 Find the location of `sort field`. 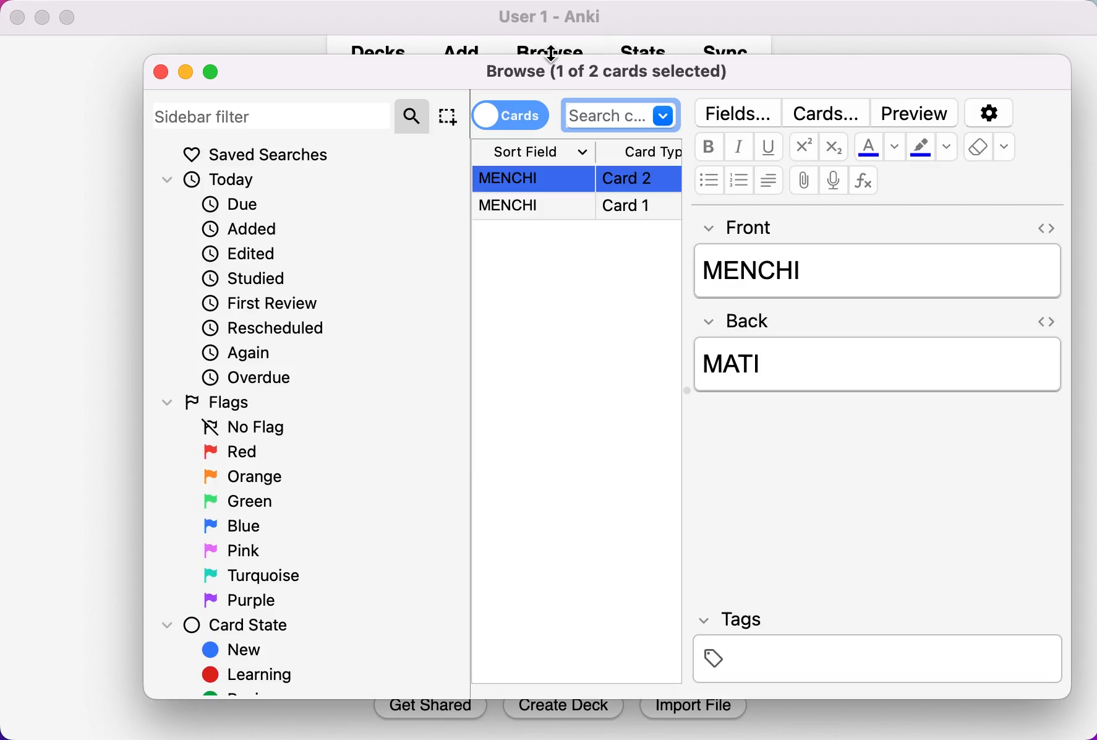

sort field is located at coordinates (535, 151).